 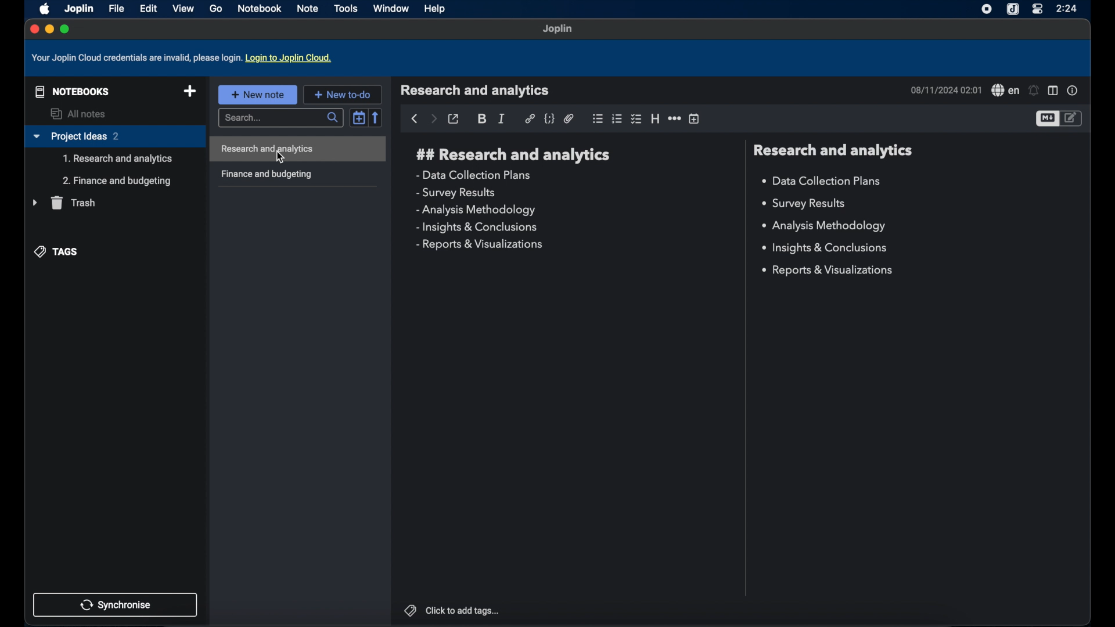 I want to click on horizontal rule, so click(x=674, y=119).